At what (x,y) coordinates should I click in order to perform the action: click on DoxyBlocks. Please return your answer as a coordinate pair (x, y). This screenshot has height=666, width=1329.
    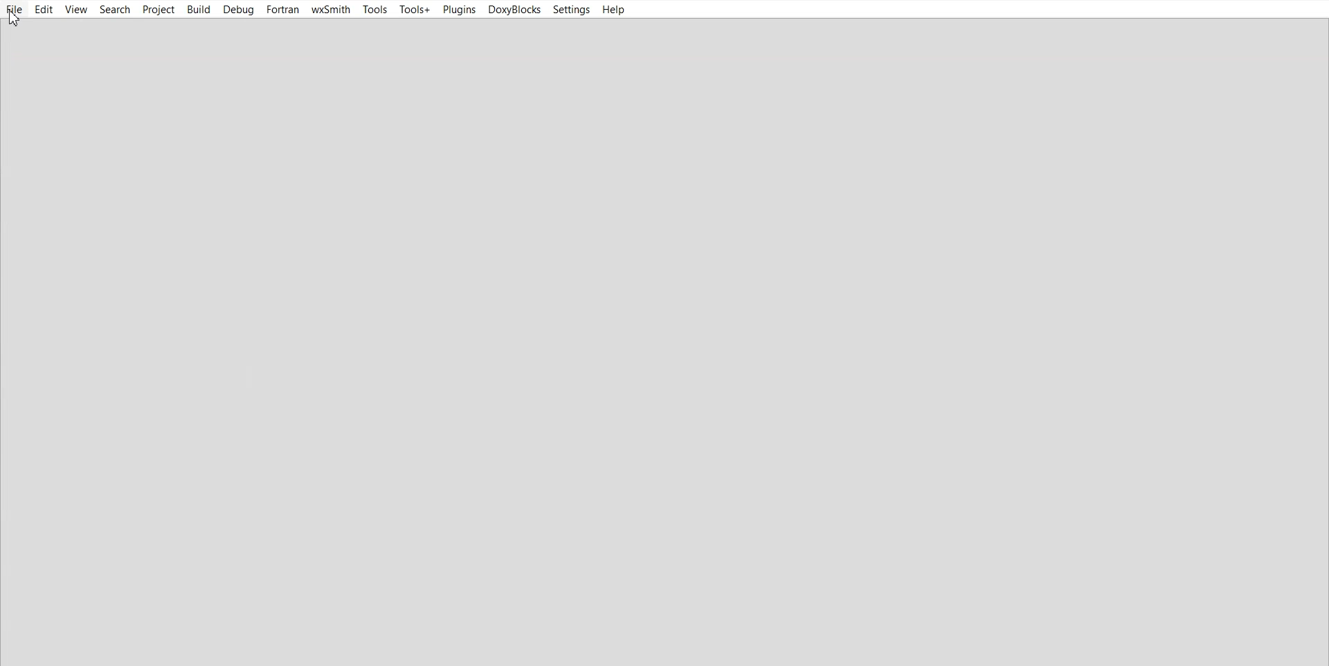
    Looking at the image, I should click on (513, 10).